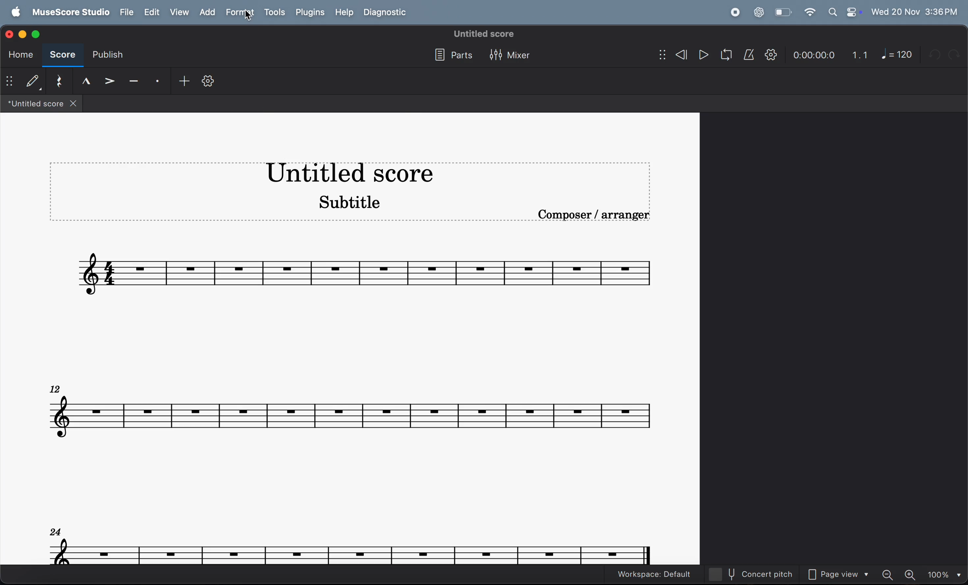 The image size is (968, 585). I want to click on parts, so click(451, 56).